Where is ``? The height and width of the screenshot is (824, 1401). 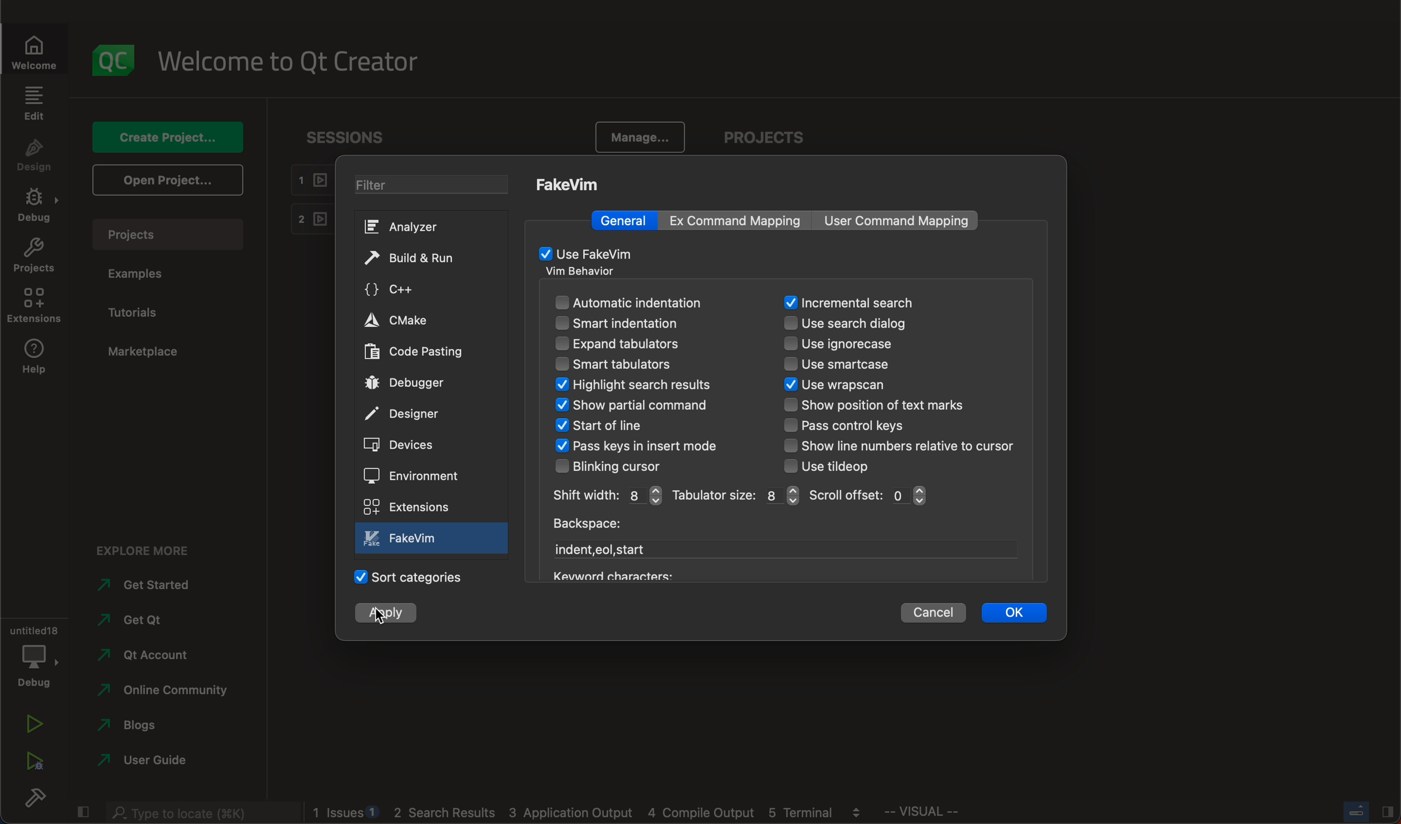  is located at coordinates (860, 811).